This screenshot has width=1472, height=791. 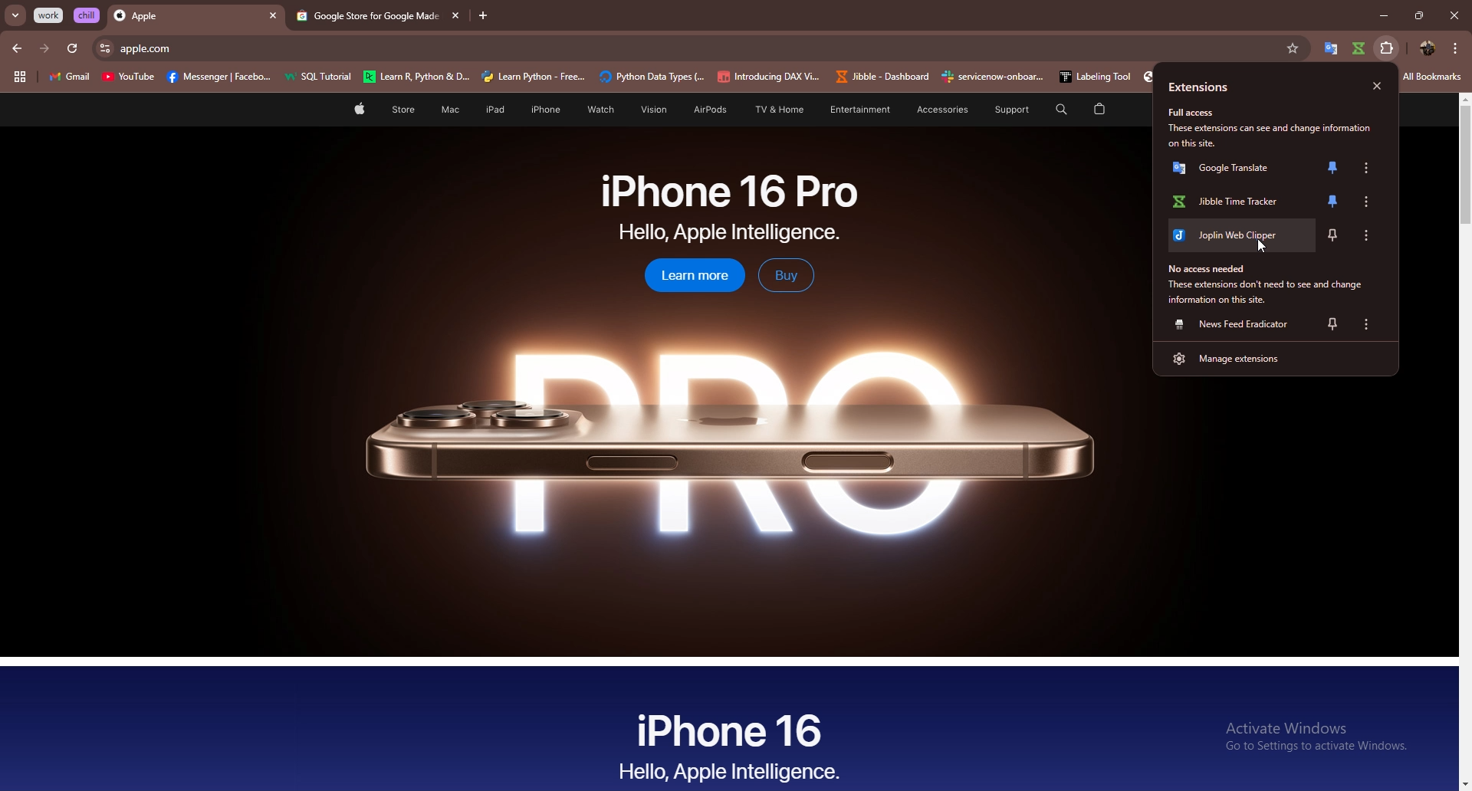 I want to click on Phyton Data Types(..., so click(x=652, y=77).